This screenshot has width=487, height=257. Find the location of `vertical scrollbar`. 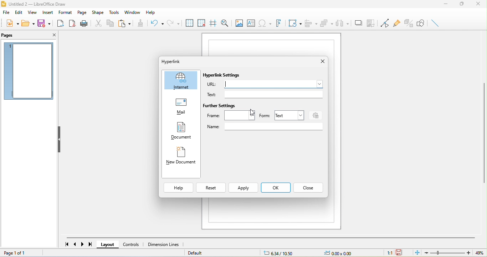

vertical scrollbar is located at coordinates (484, 138).